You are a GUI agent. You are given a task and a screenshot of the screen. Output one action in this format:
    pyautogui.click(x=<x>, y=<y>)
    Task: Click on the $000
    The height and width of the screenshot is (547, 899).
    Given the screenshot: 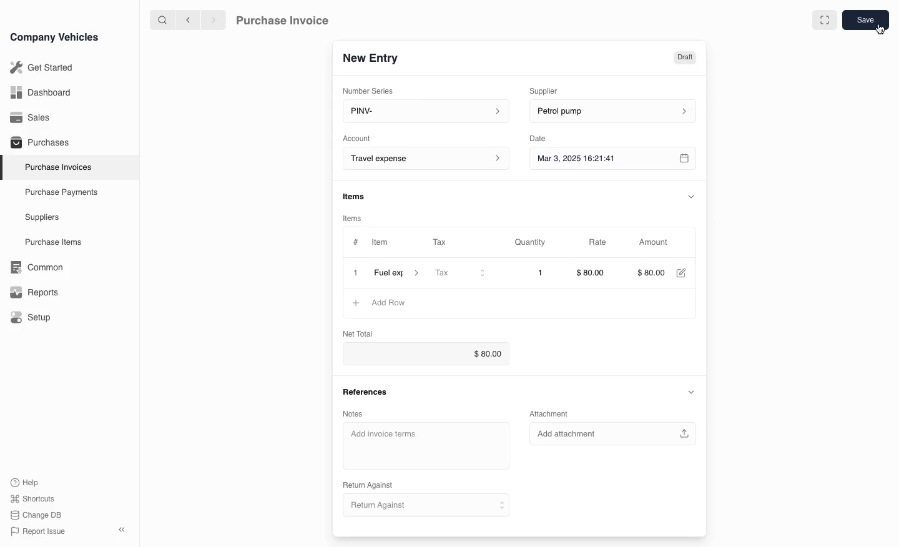 What is the action you would take?
    pyautogui.click(x=653, y=273)
    